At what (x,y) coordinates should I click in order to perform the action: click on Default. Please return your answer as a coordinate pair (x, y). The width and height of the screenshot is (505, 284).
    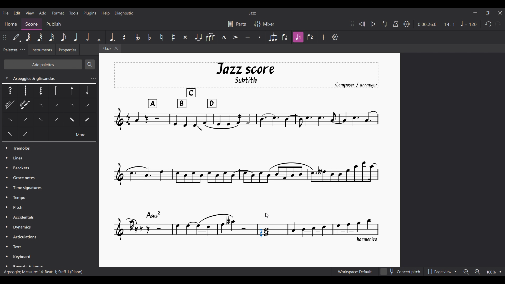
    Looking at the image, I should click on (17, 37).